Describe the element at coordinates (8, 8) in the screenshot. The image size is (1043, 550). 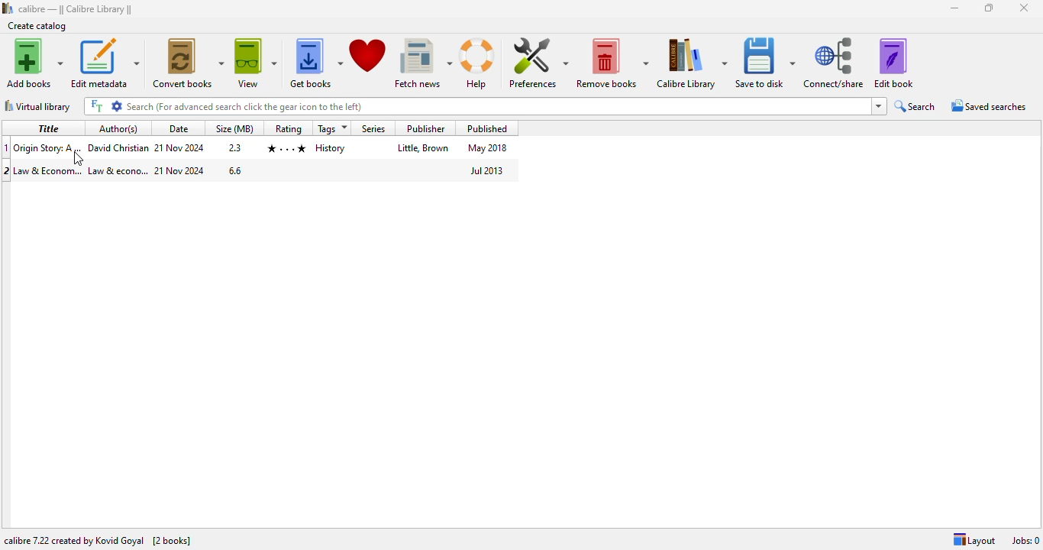
I see `logo` at that location.